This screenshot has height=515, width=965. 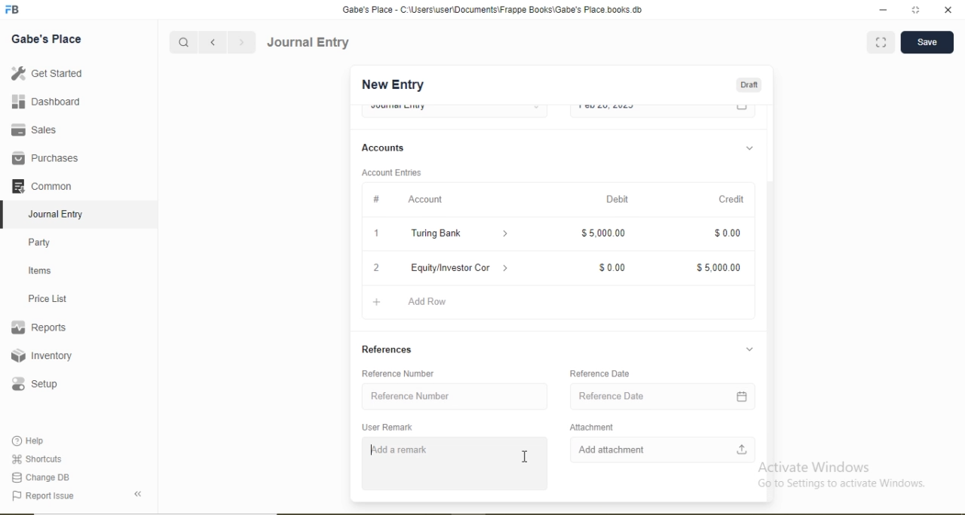 What do you see at coordinates (881, 41) in the screenshot?
I see `Full screen` at bounding box center [881, 41].